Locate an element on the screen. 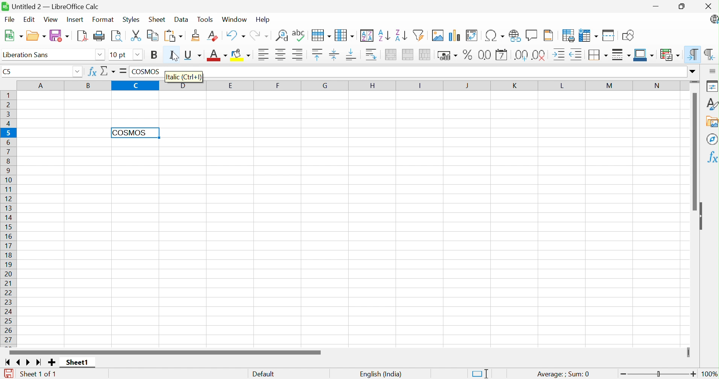 The height and width of the screenshot is (379, 719). Minimize is located at coordinates (658, 7).